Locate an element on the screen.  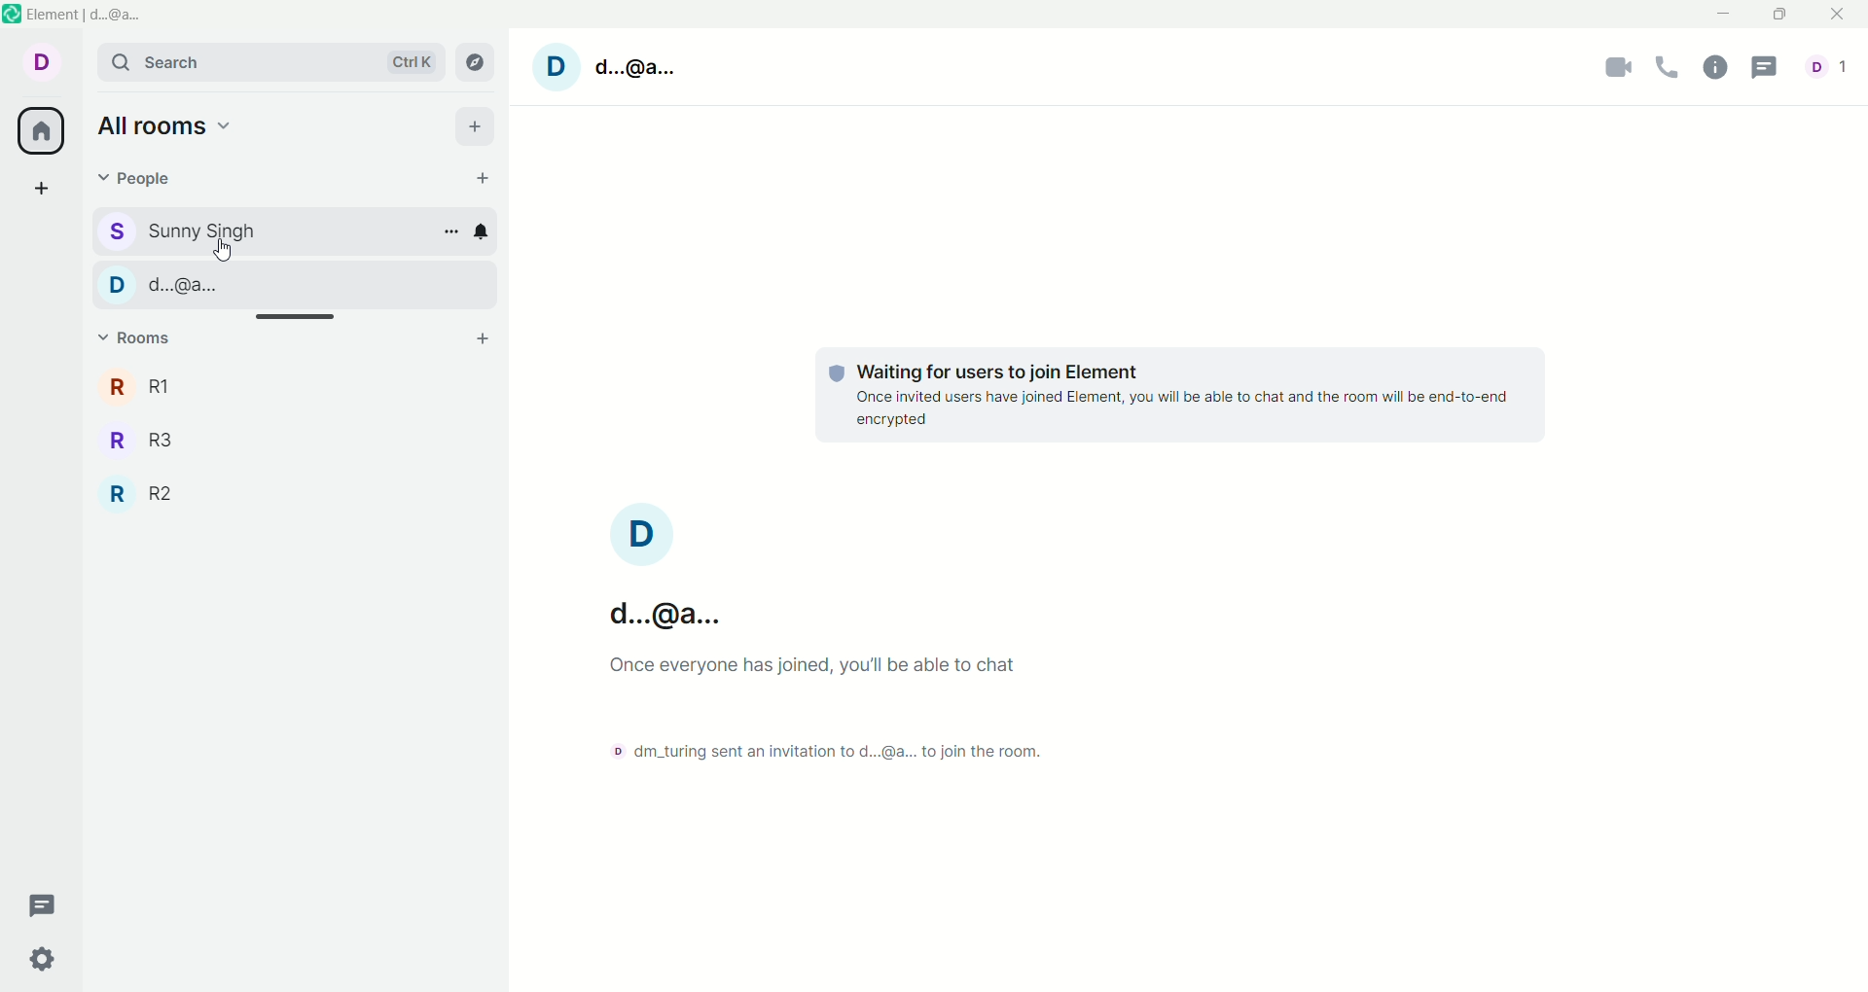
account is located at coordinates (1830, 66).